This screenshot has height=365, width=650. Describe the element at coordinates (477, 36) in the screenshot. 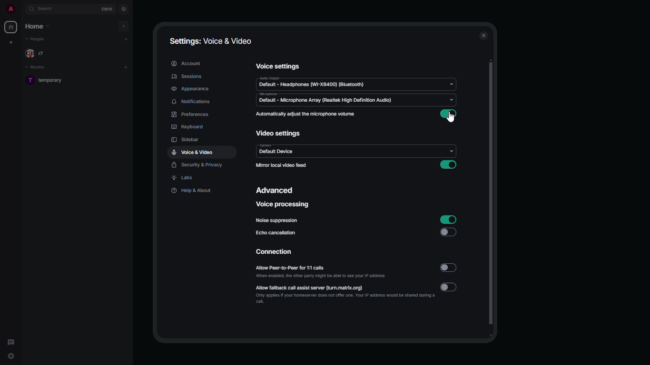

I see `close` at that location.